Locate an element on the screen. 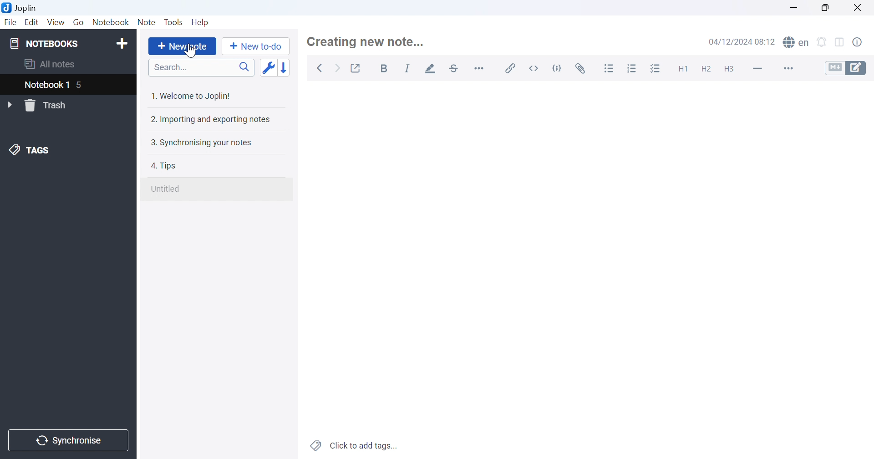  Untitled is located at coordinates (168, 189).